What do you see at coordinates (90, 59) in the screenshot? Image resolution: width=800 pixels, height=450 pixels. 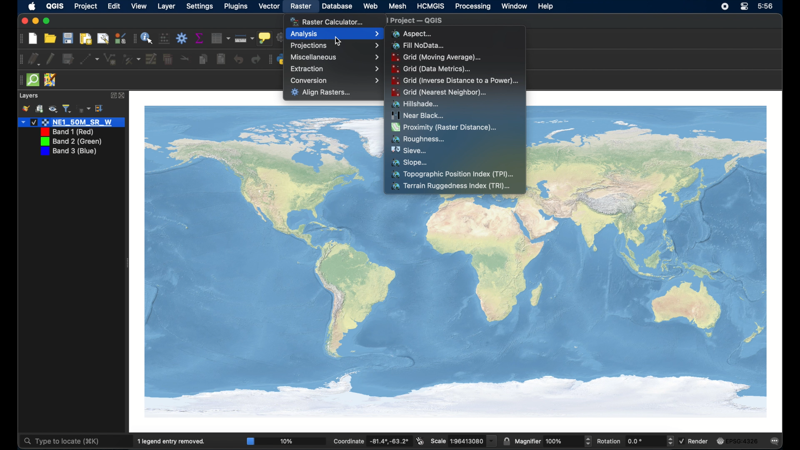 I see `digitize with segment` at bounding box center [90, 59].